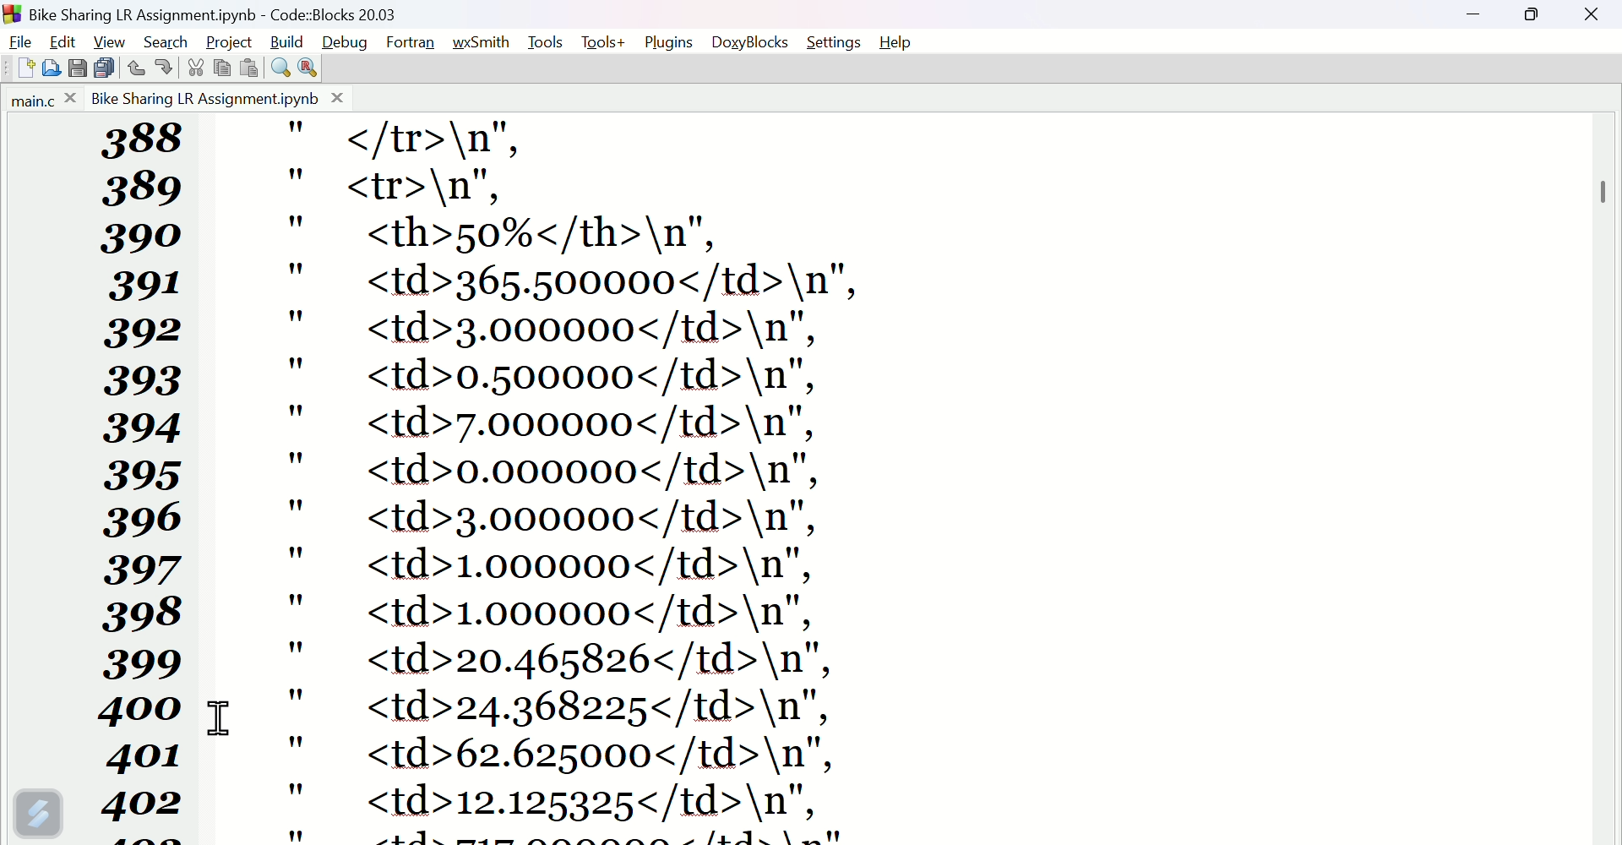 Image resolution: width=1622 pixels, height=845 pixels. I want to click on minimize, so click(1480, 16).